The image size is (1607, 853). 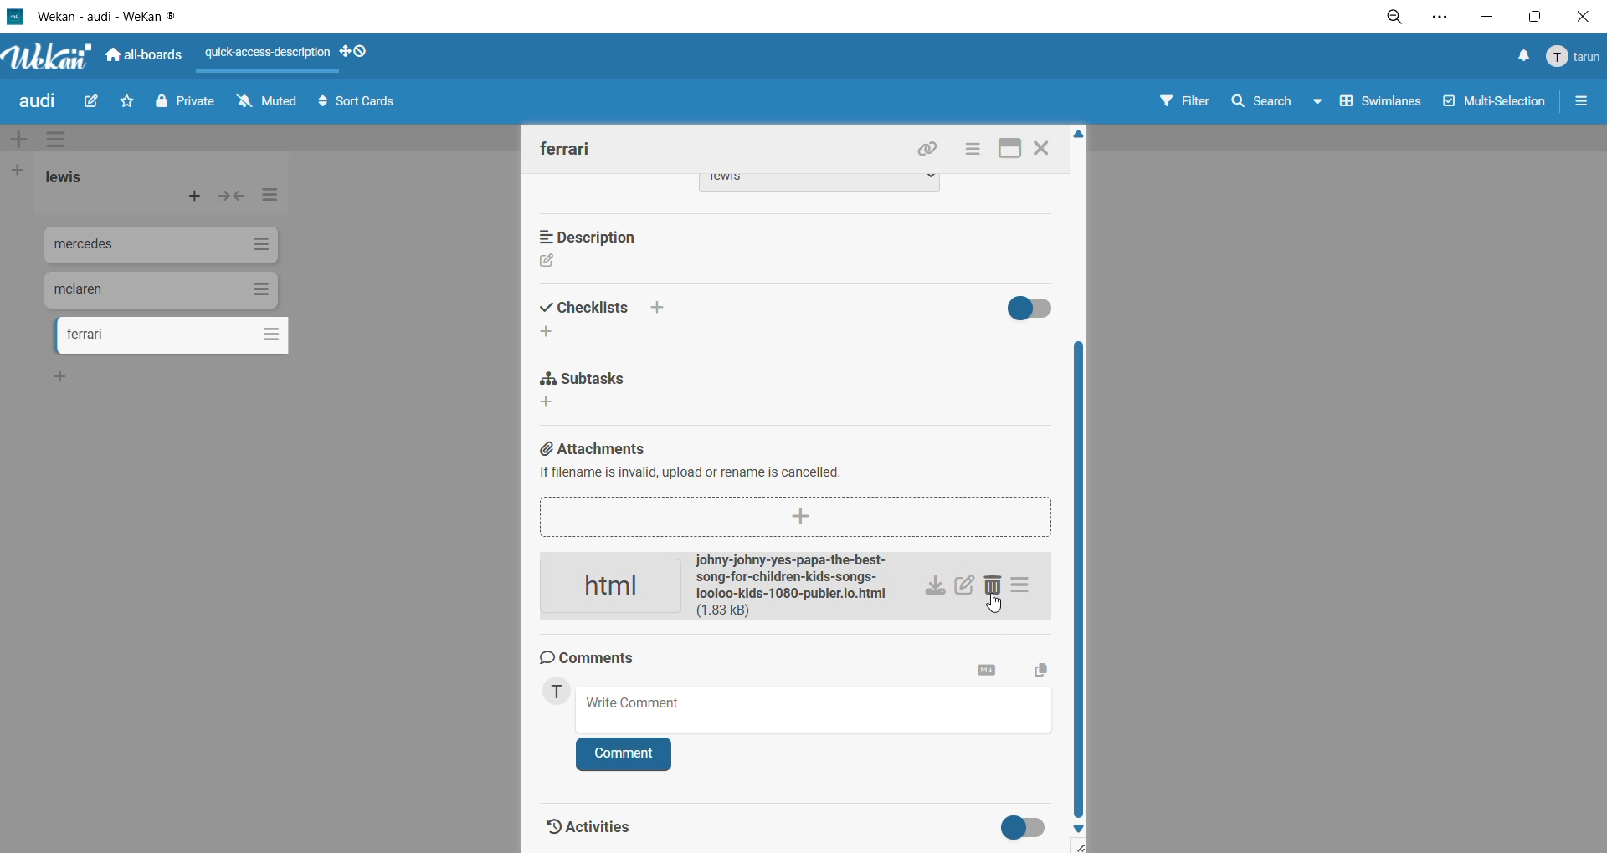 I want to click on add list, so click(x=23, y=170).